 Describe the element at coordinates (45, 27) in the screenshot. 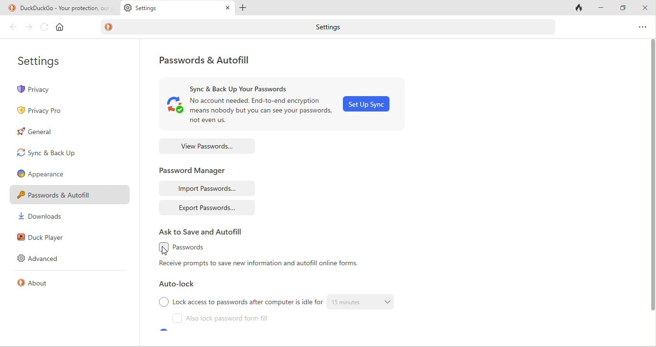

I see `refresh` at that location.